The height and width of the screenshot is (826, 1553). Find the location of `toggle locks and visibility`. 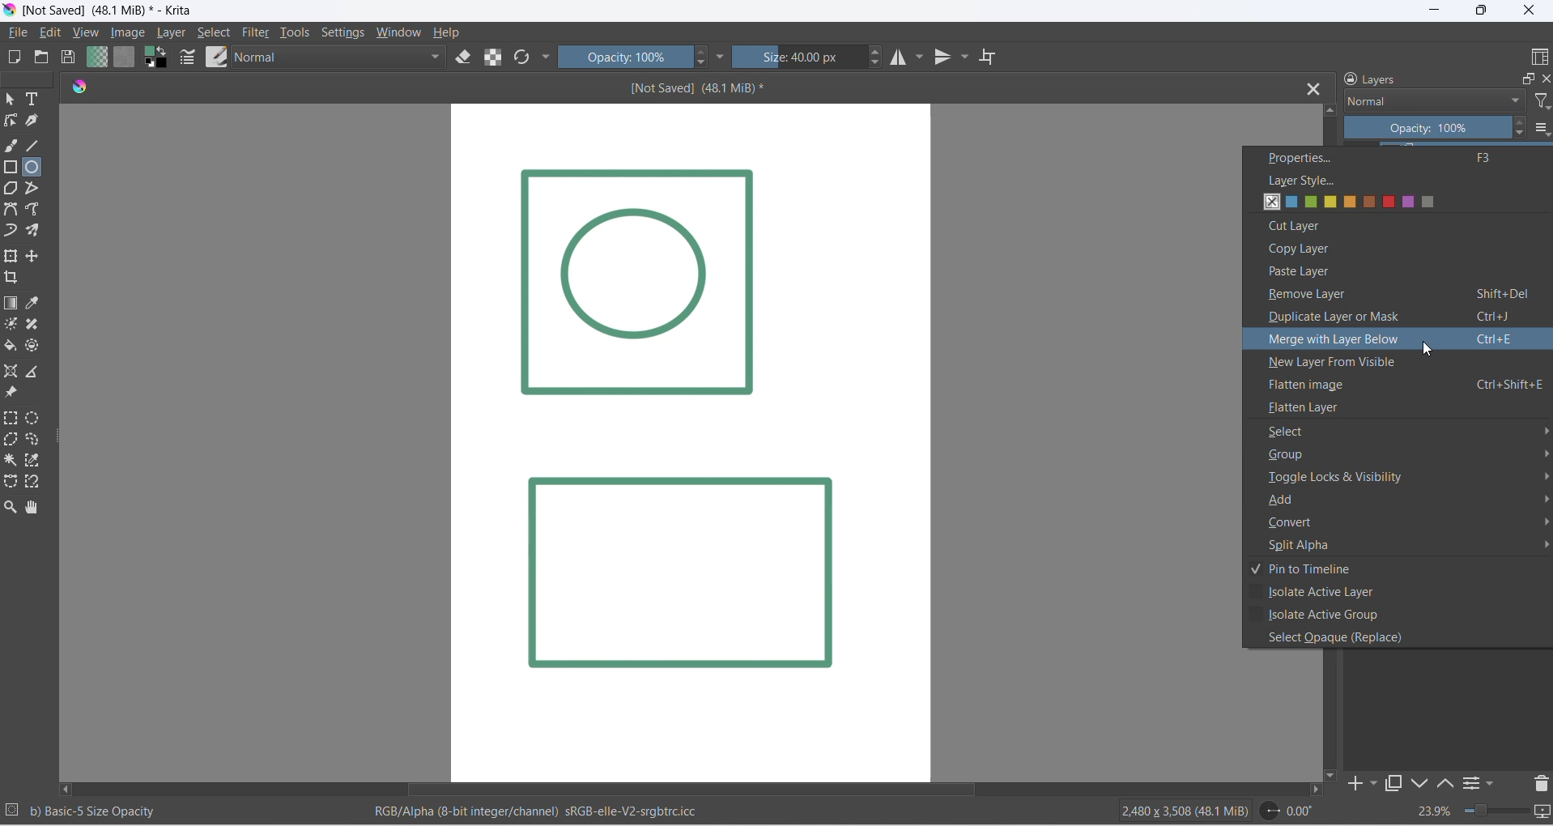

toggle locks and visibility is located at coordinates (1401, 478).